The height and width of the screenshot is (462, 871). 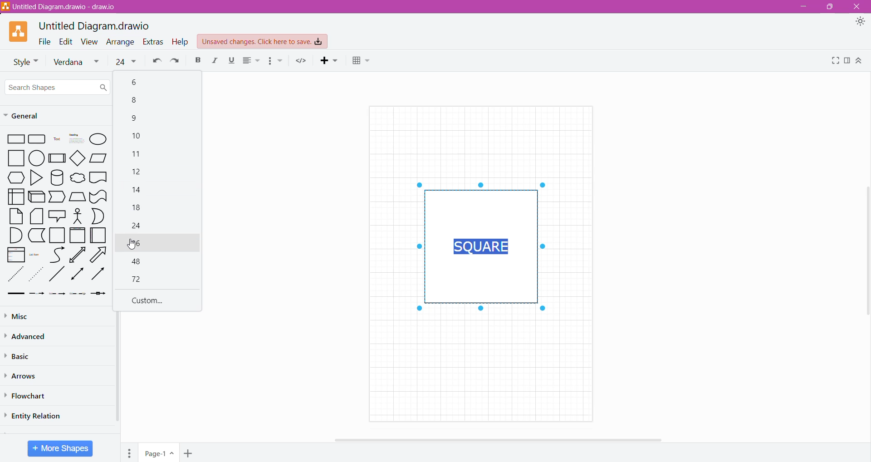 What do you see at coordinates (139, 174) in the screenshot?
I see `12` at bounding box center [139, 174].